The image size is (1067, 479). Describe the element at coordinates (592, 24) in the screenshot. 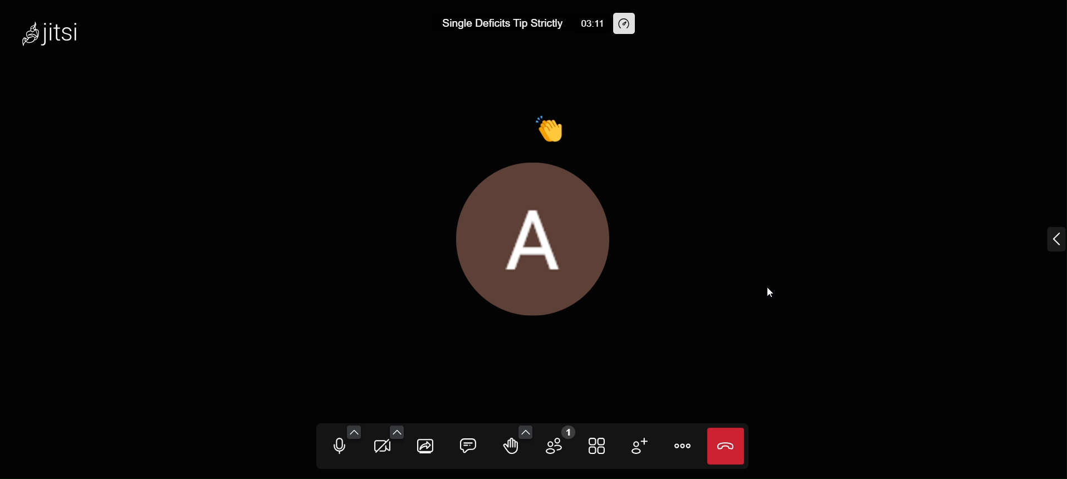

I see `03:11` at that location.